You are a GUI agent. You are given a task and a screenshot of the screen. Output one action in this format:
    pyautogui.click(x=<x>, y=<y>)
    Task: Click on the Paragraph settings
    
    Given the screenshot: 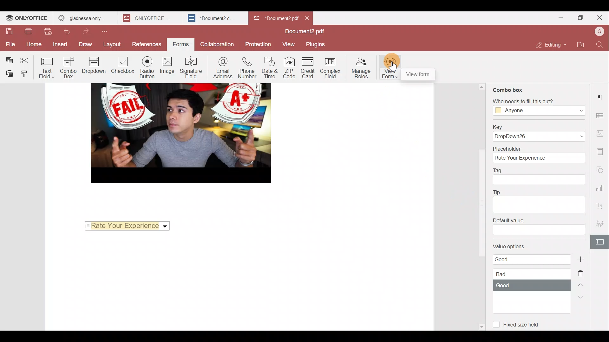 What is the action you would take?
    pyautogui.click(x=601, y=96)
    